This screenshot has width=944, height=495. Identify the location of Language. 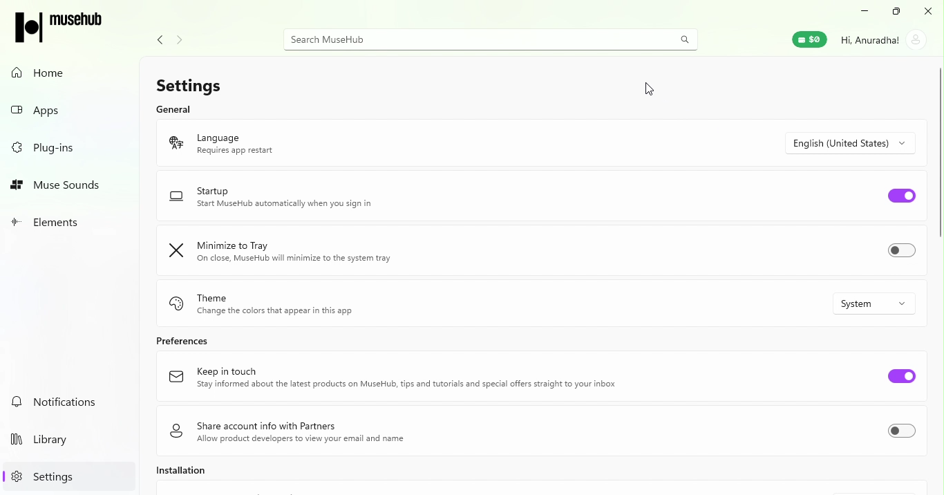
(279, 147).